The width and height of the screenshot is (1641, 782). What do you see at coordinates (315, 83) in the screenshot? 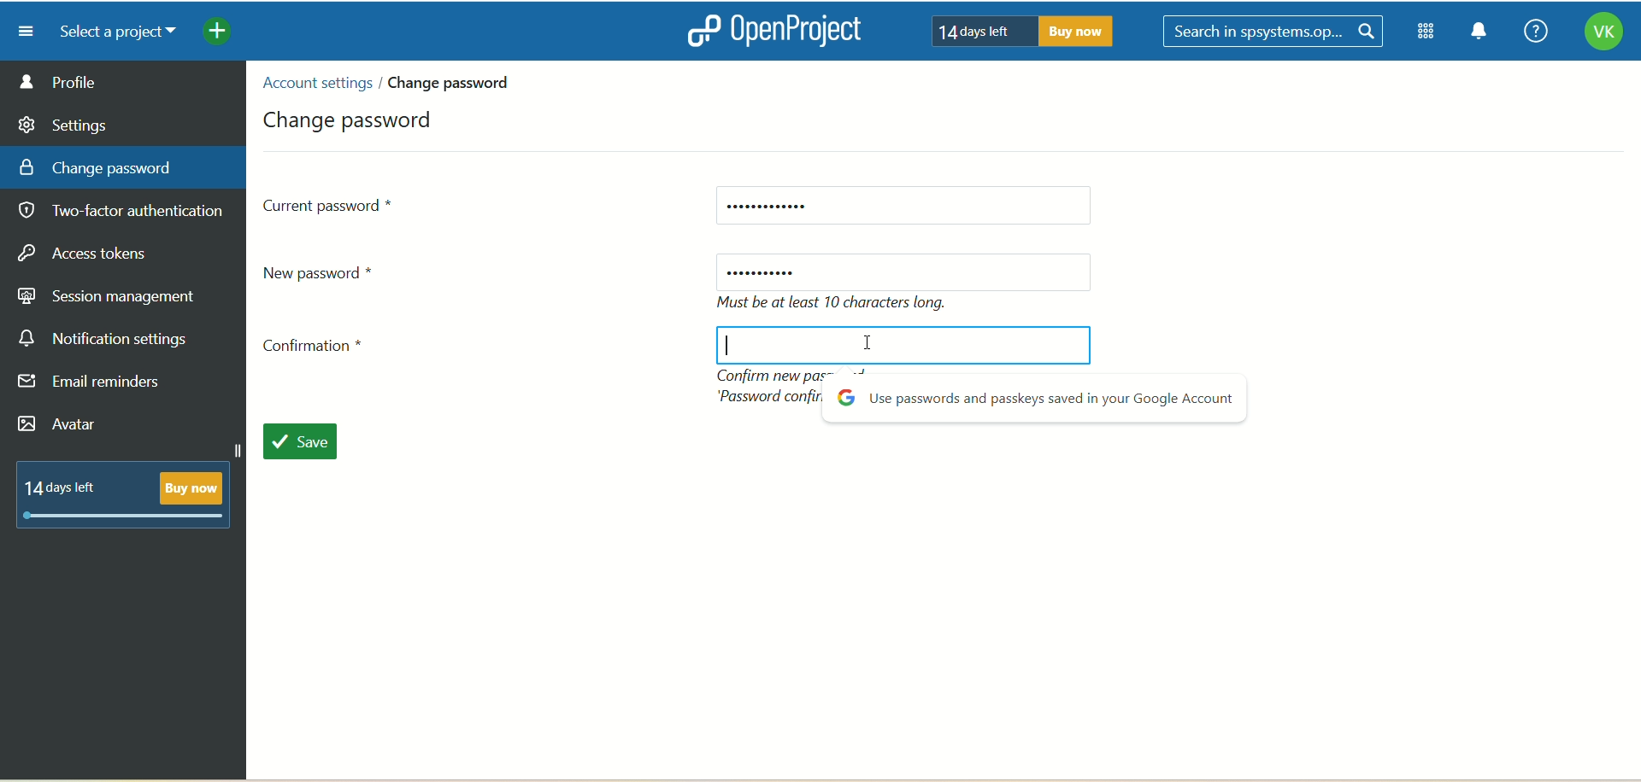
I see `account settings` at bounding box center [315, 83].